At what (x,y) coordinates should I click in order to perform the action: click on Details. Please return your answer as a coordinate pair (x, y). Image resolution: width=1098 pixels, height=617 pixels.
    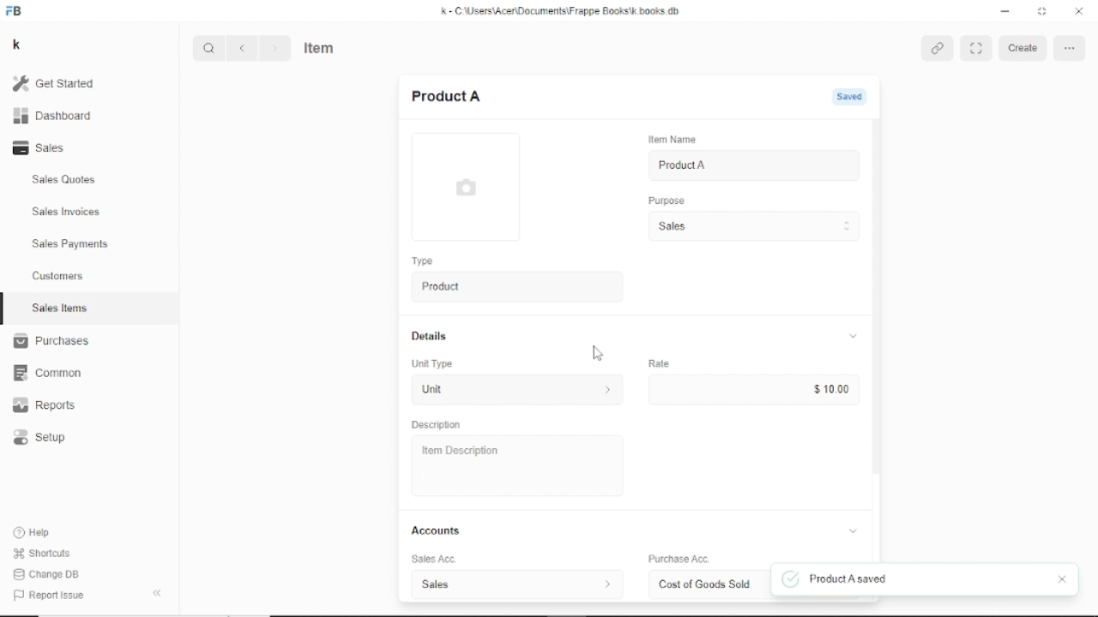
    Looking at the image, I should click on (634, 336).